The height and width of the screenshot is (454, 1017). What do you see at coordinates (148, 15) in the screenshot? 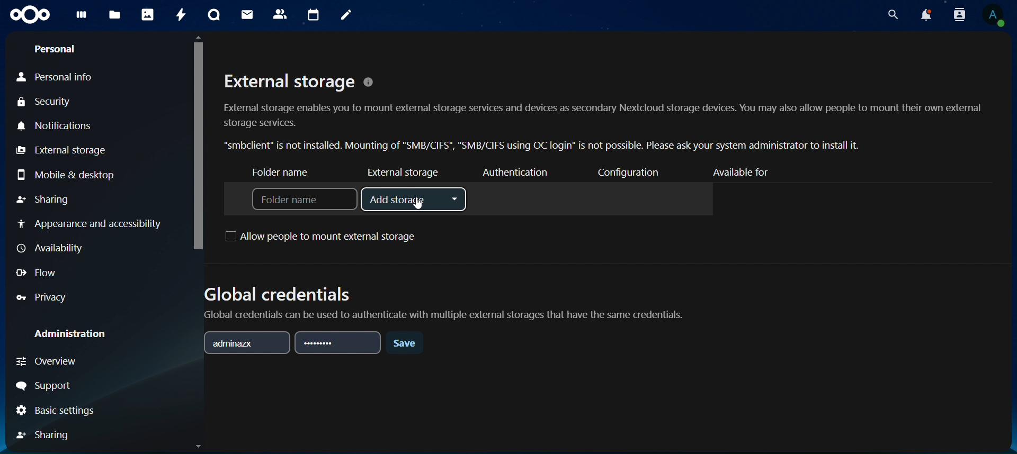
I see `photos` at bounding box center [148, 15].